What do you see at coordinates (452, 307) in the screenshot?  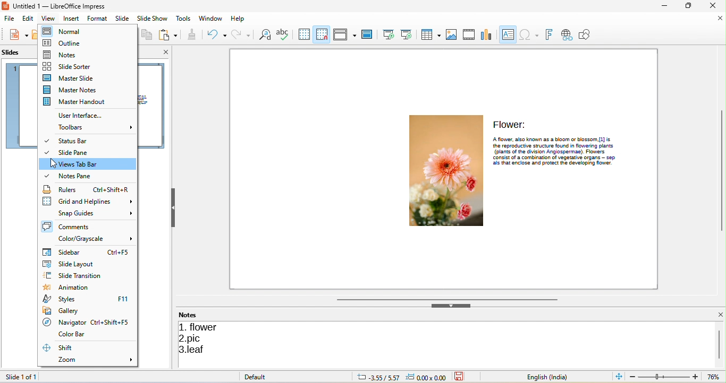 I see `hide bottom sidebar` at bounding box center [452, 307].